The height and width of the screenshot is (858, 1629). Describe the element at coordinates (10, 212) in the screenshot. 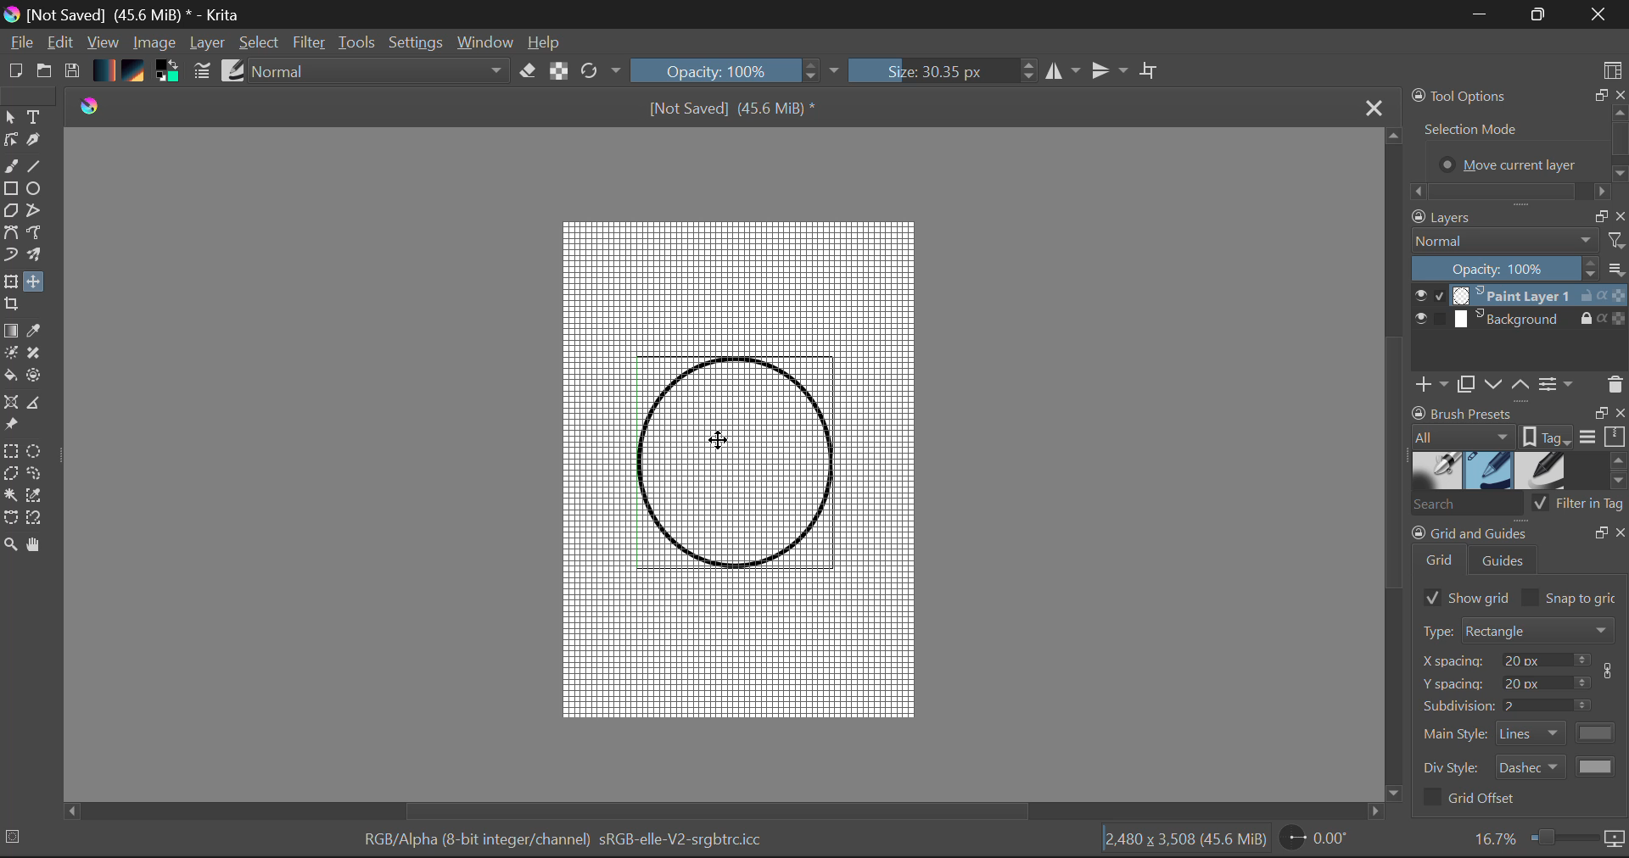

I see `Polygon` at that location.